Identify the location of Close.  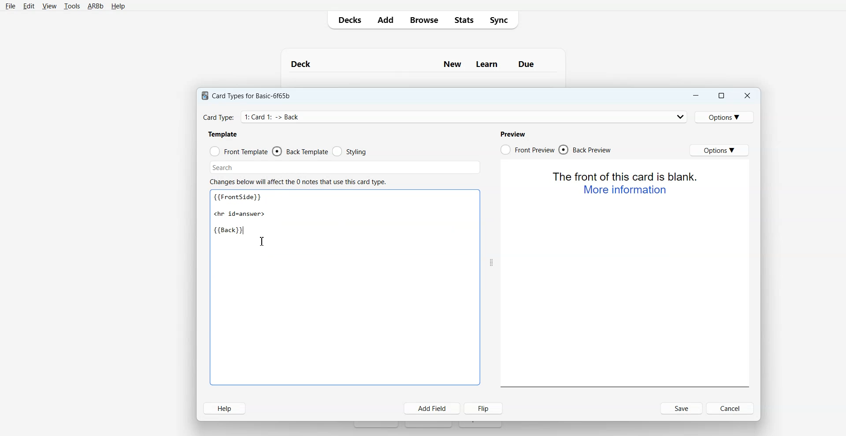
(747, 95).